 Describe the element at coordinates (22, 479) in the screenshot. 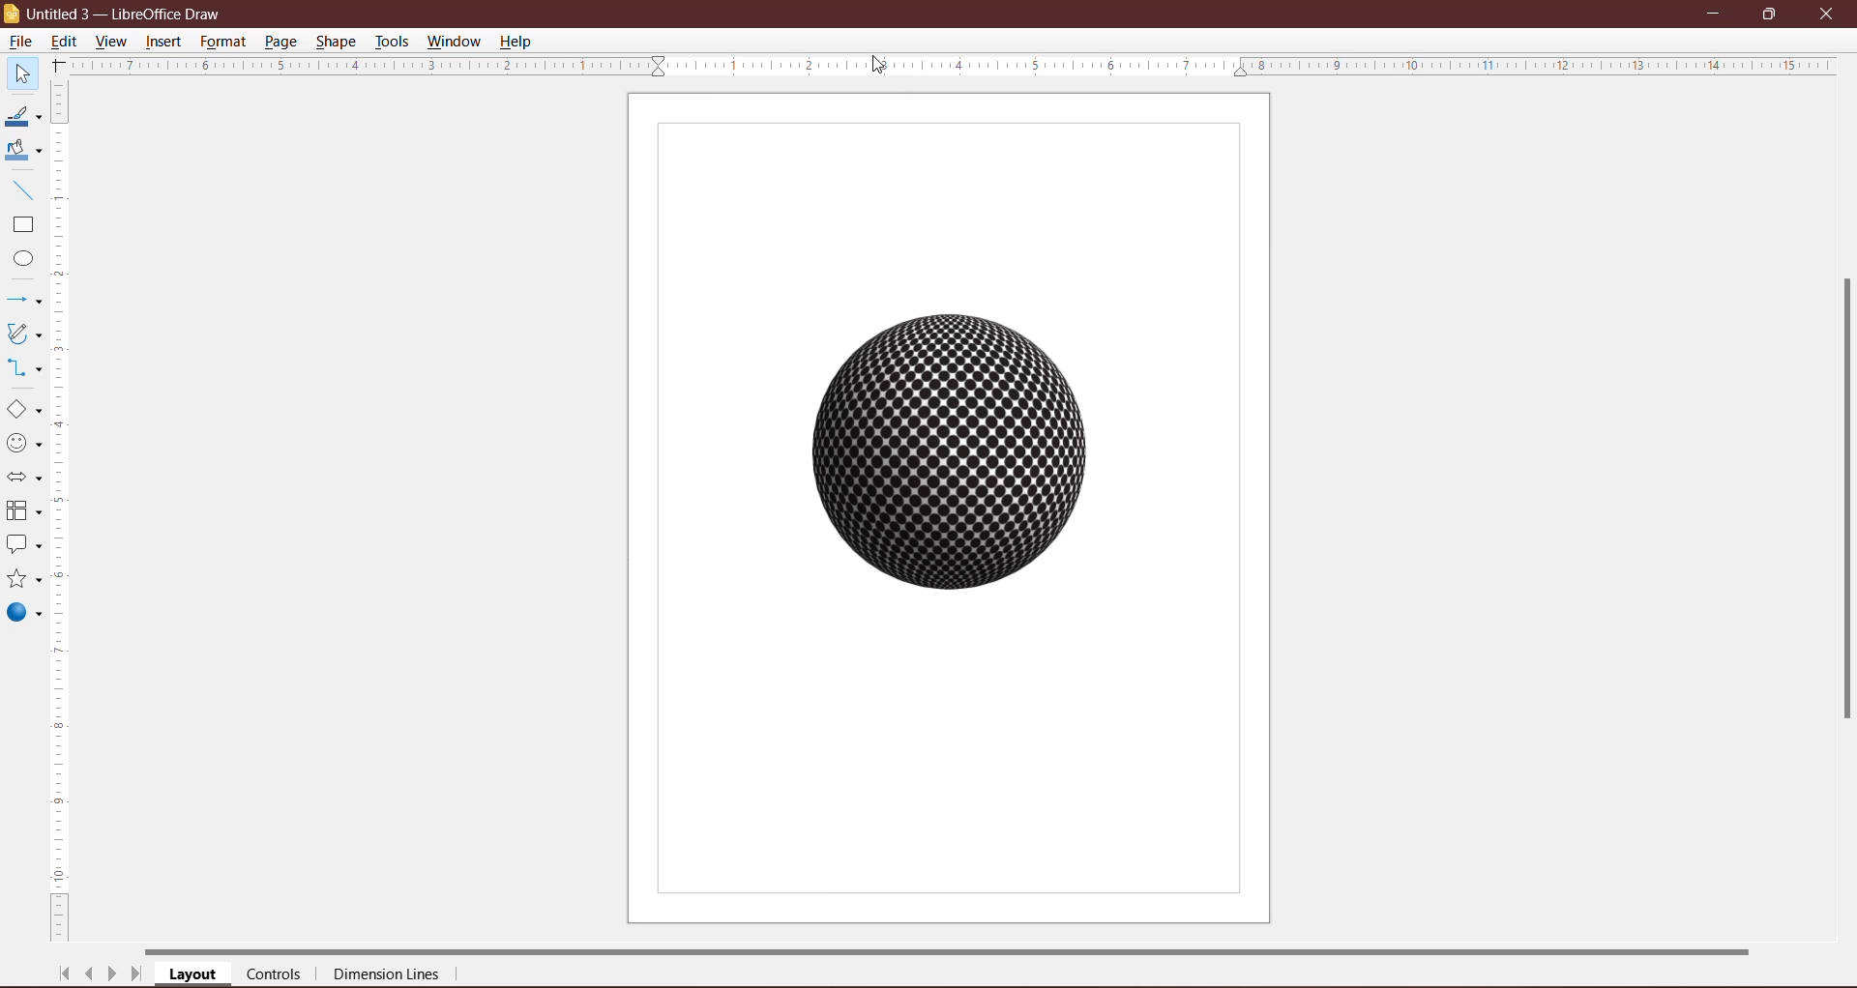

I see `Block Arrows` at that location.